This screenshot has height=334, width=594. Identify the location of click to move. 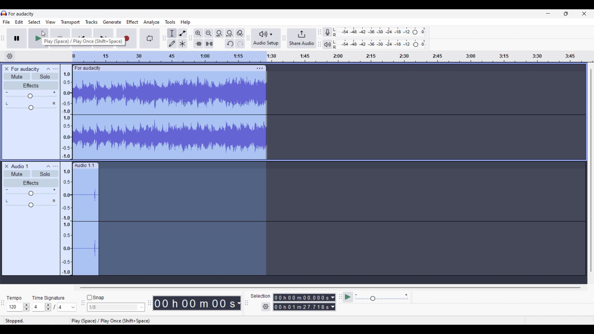
(178, 68).